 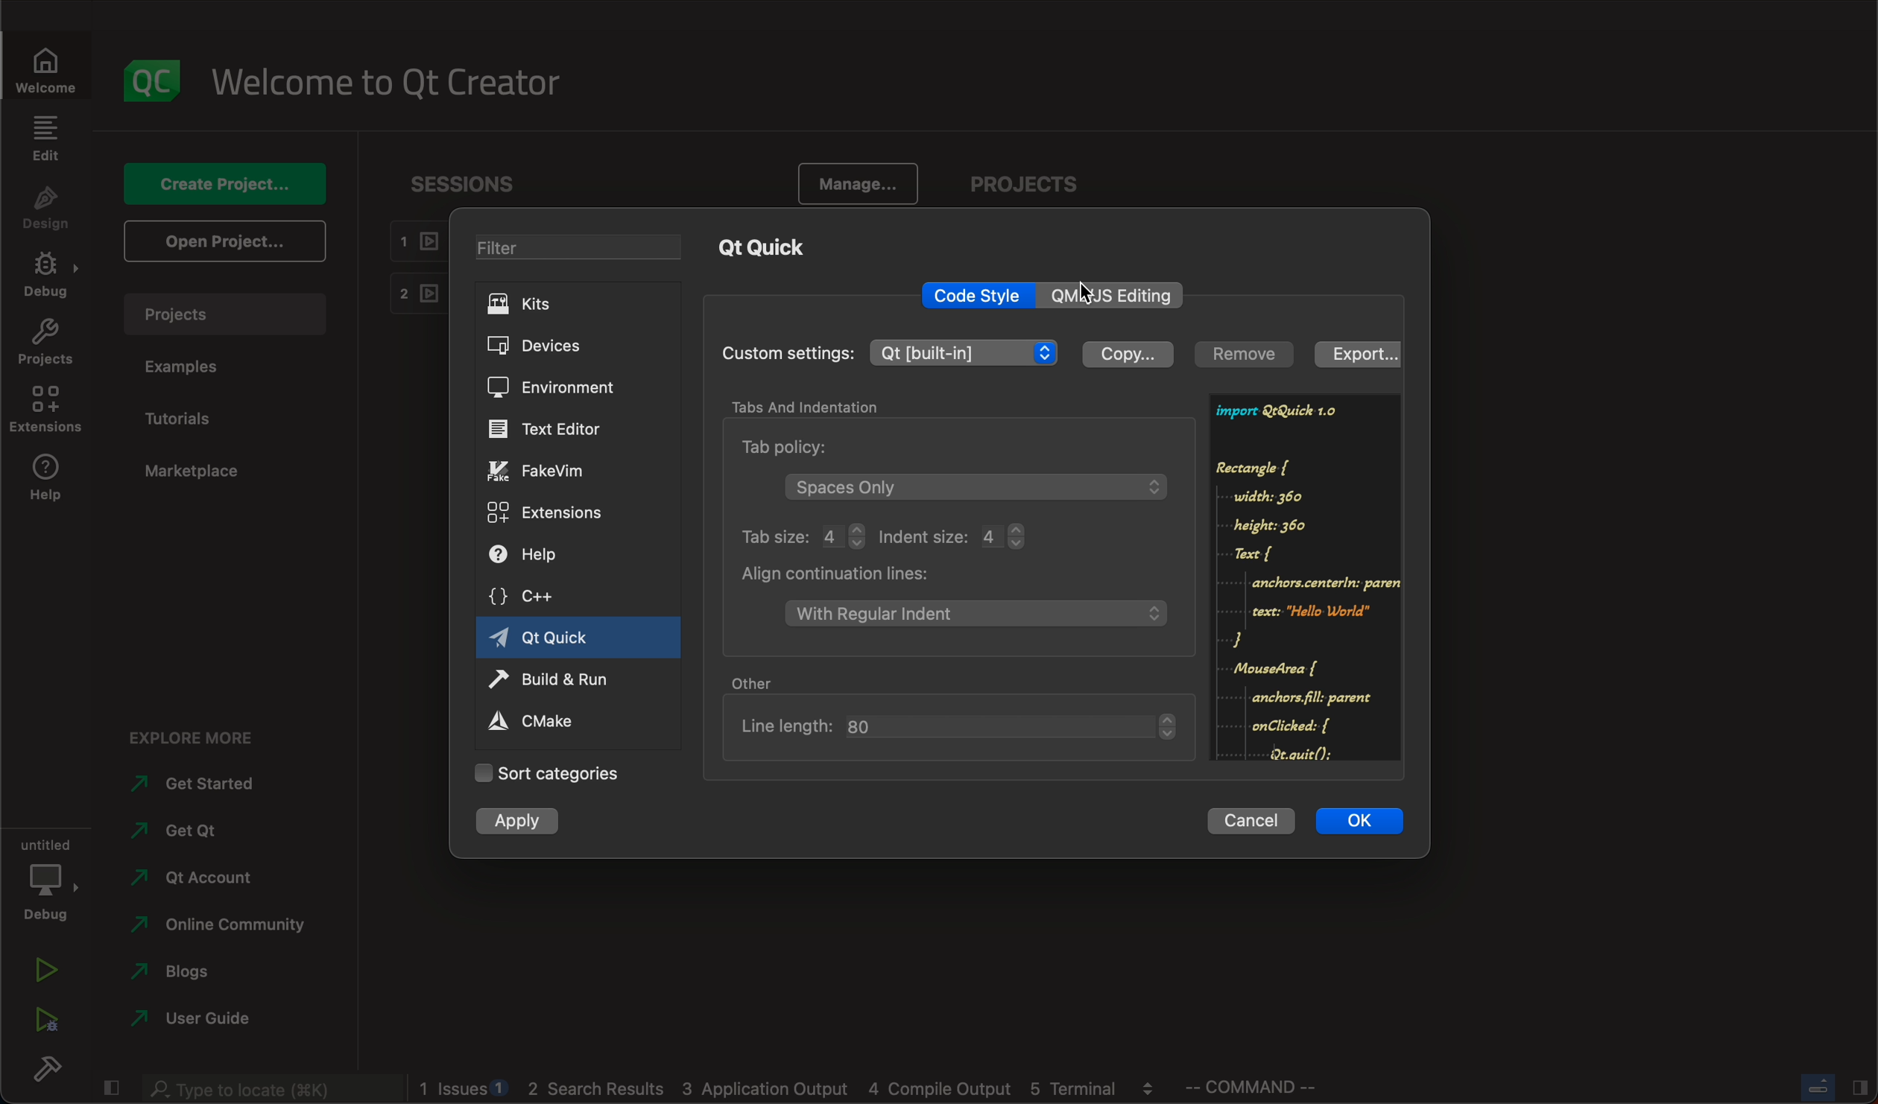 I want to click on ok, so click(x=1365, y=821).